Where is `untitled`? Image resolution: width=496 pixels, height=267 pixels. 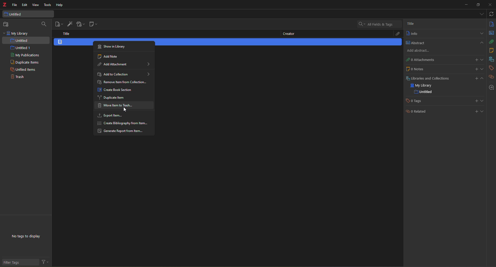 untitled is located at coordinates (17, 14).